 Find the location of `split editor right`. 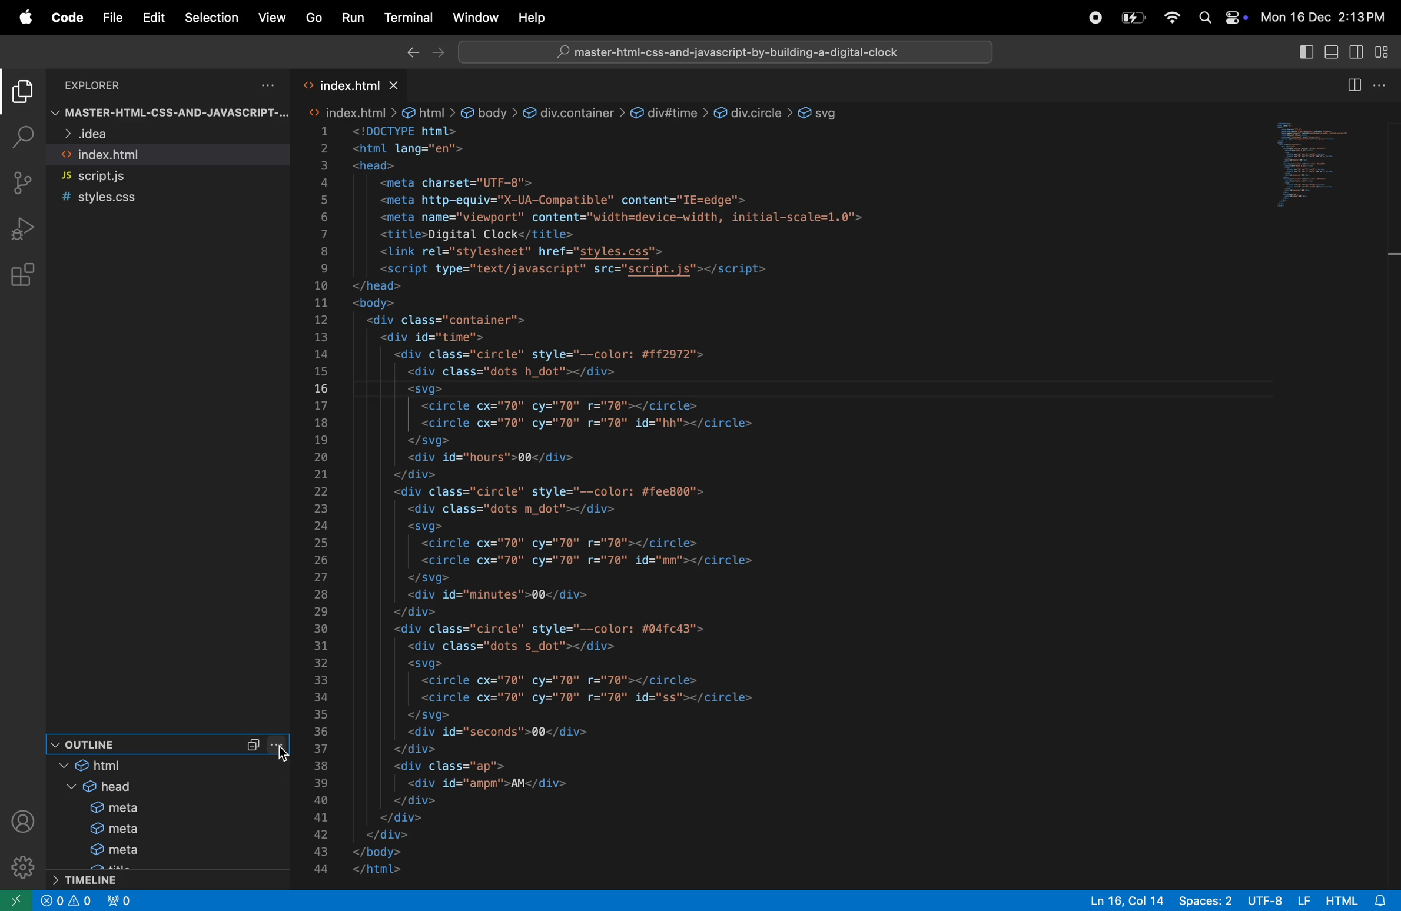

split editor right is located at coordinates (1353, 86).